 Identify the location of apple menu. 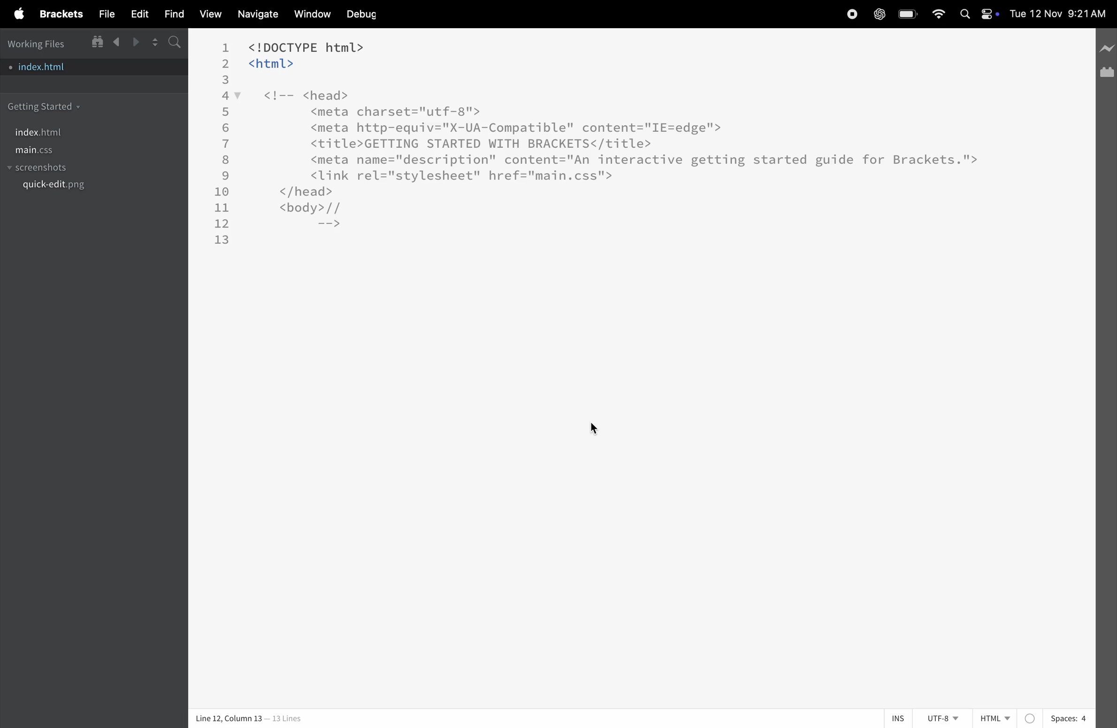
(16, 14).